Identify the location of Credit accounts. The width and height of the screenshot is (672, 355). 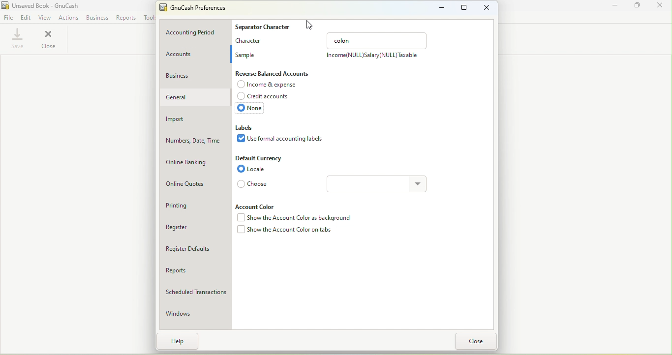
(265, 96).